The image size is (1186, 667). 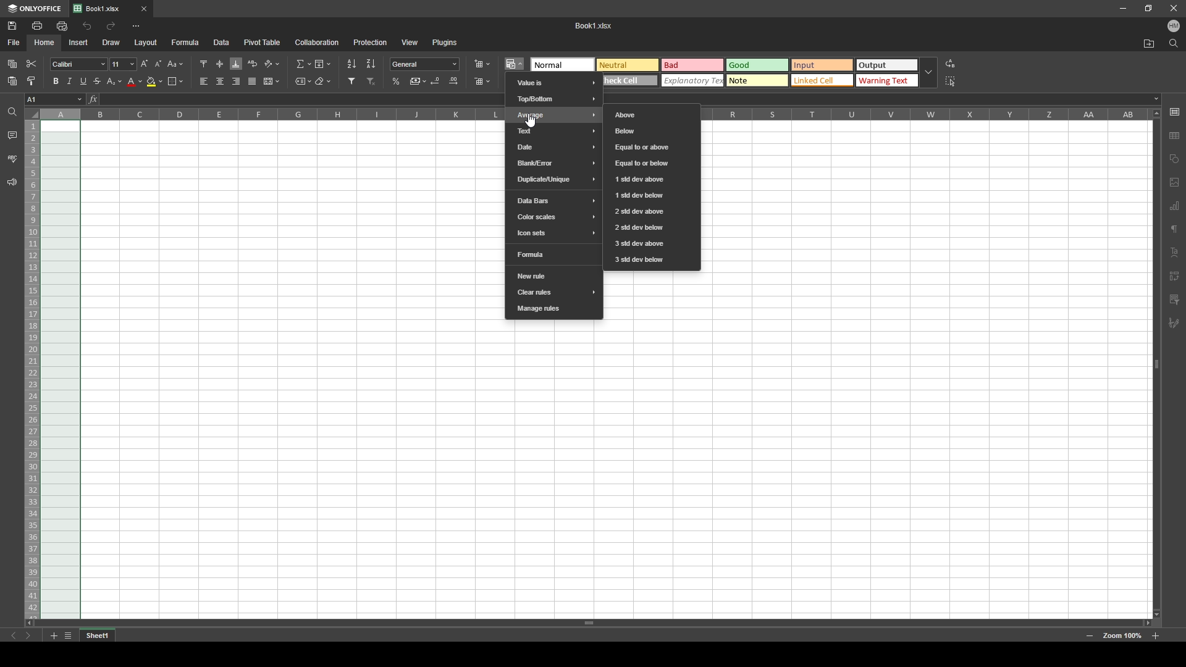 I want to click on fill, so click(x=322, y=64).